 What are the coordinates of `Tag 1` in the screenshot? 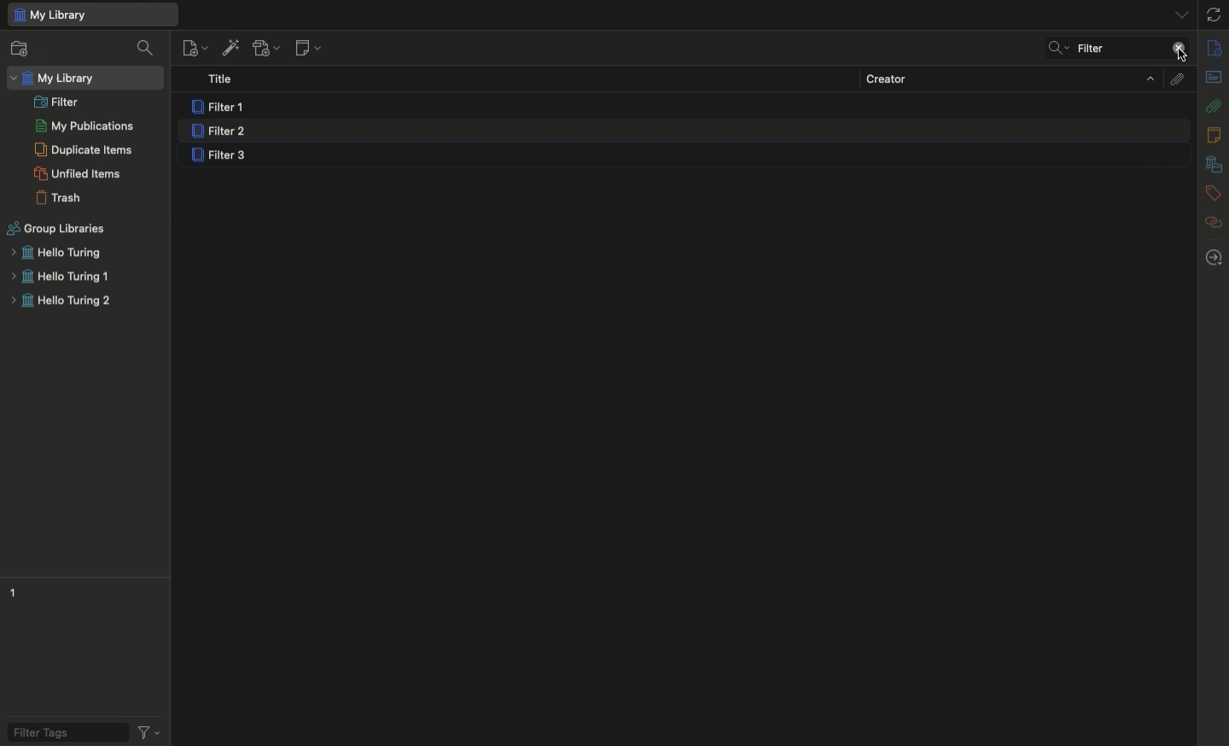 It's located at (16, 591).